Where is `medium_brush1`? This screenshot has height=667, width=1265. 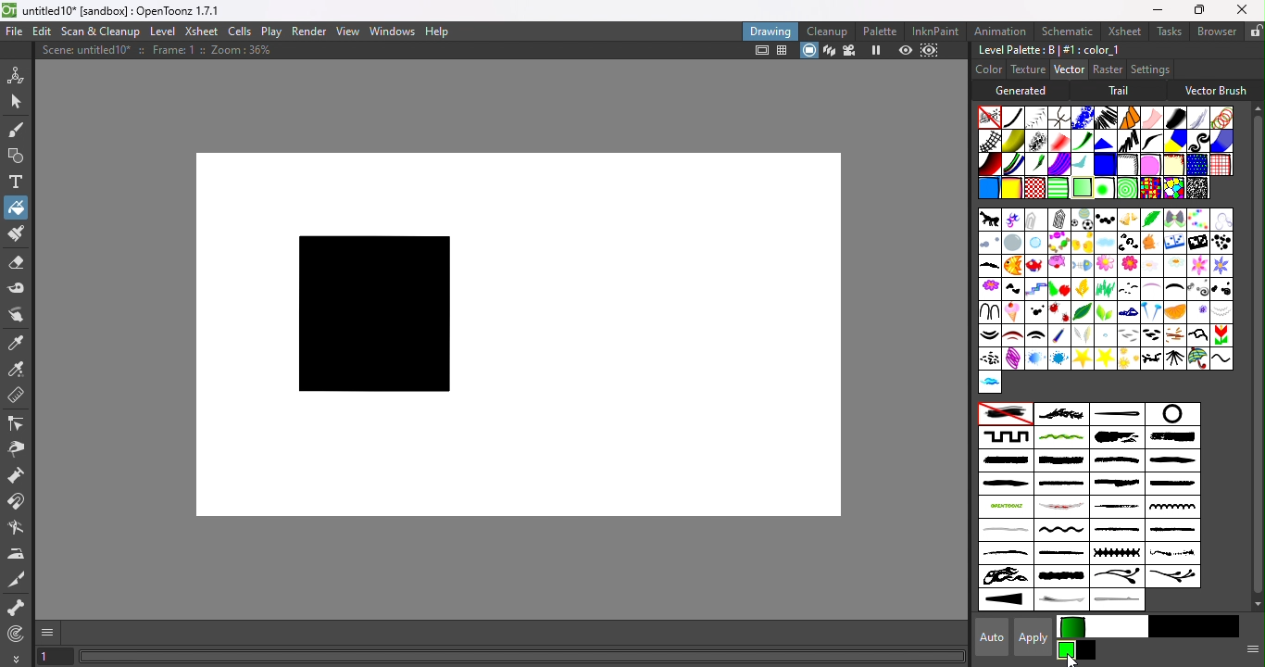 medium_brush1 is located at coordinates (1115, 460).